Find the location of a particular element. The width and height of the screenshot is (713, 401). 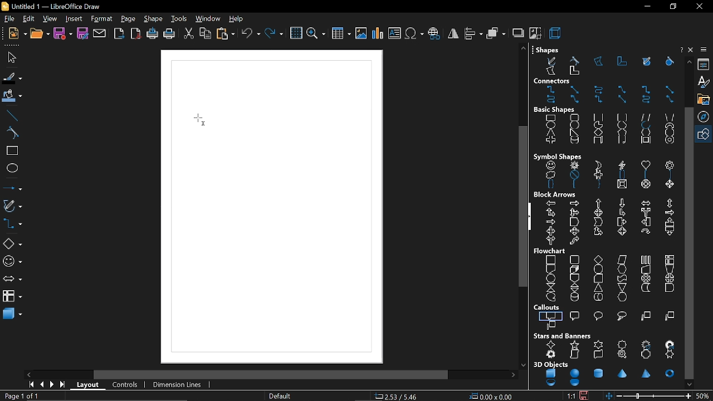

properties  is located at coordinates (705, 65).